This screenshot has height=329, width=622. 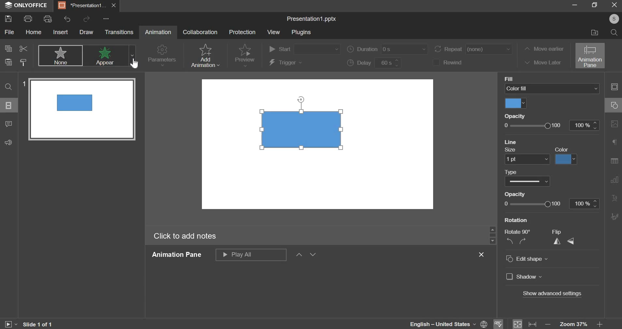 I want to click on rotate anticlockwise, so click(x=508, y=242).